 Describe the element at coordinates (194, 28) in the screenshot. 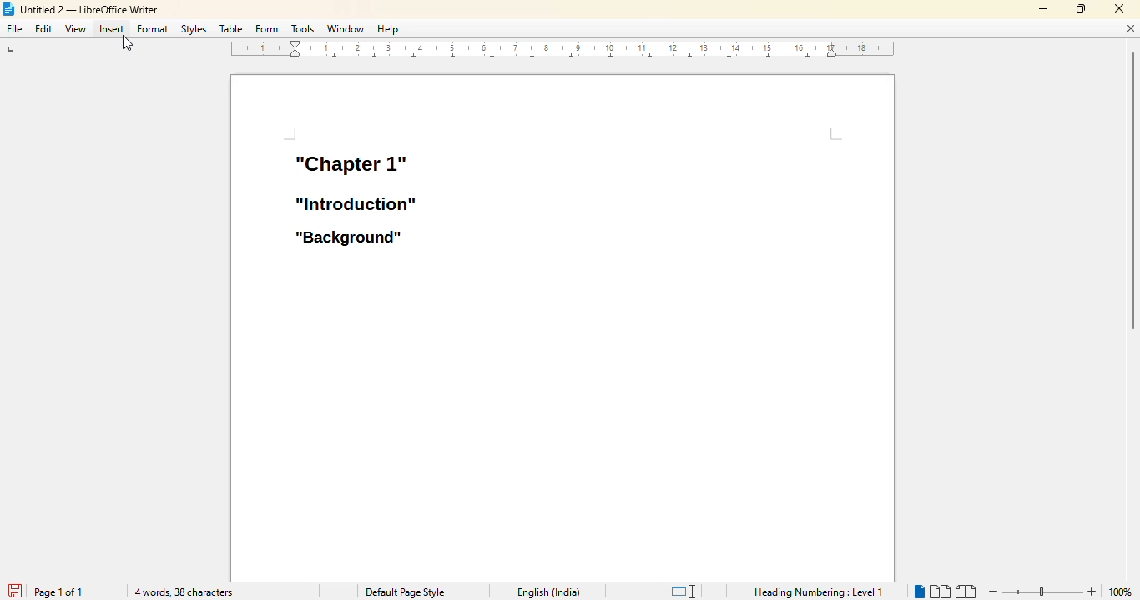

I see `styles` at that location.